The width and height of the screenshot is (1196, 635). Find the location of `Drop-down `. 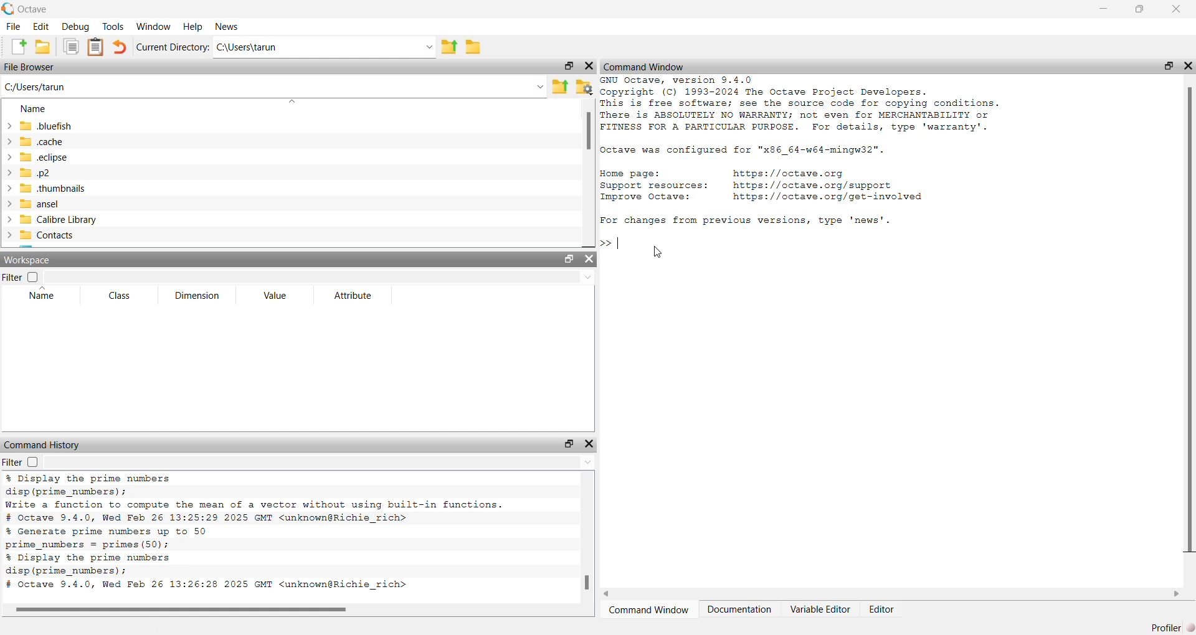

Drop-down  is located at coordinates (588, 463).